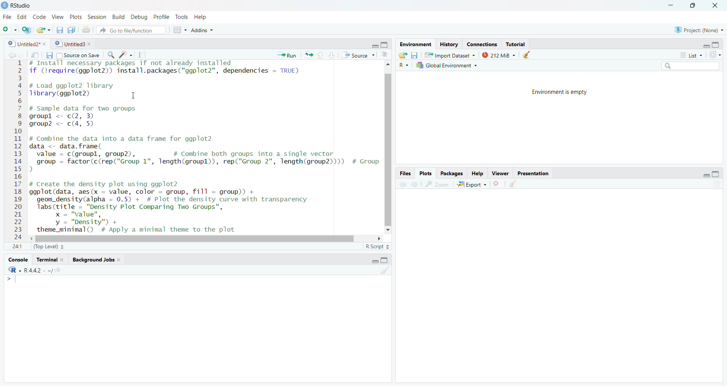  Describe the element at coordinates (386, 46) in the screenshot. I see `maximize` at that location.